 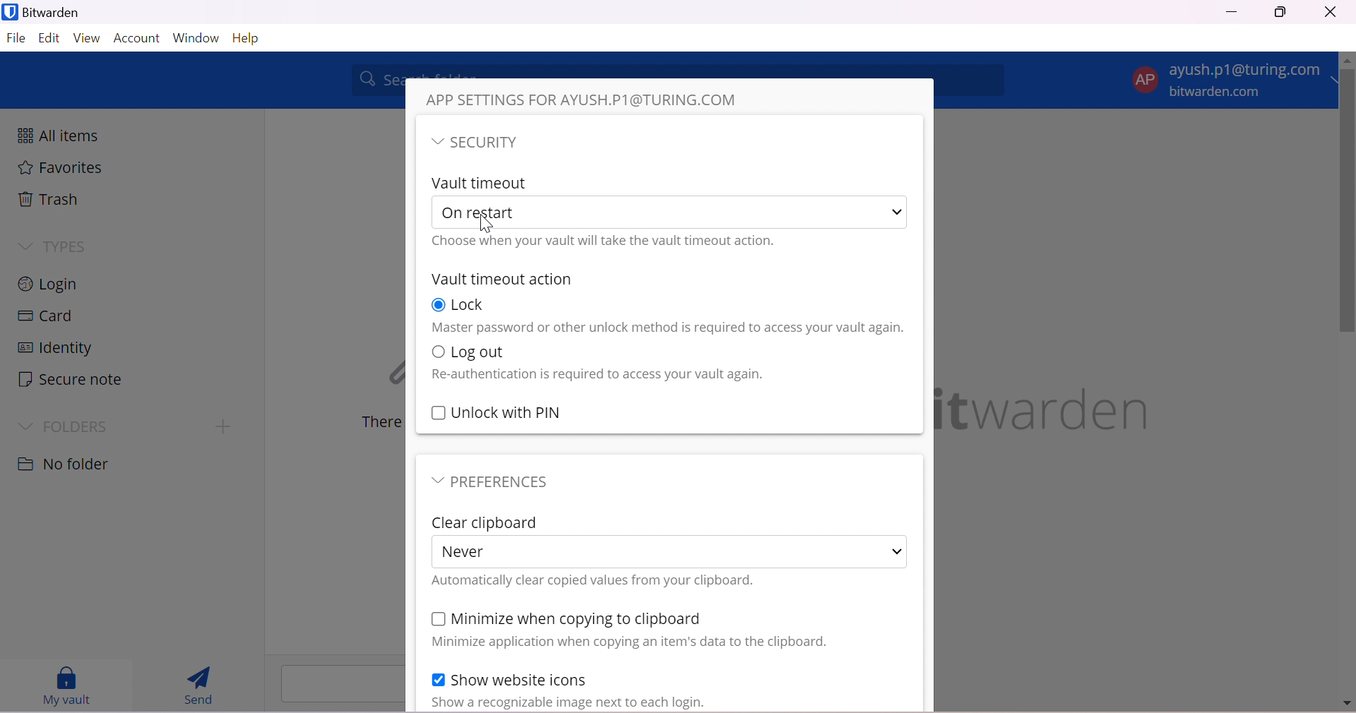 I want to click on Minimize, so click(x=1232, y=11).